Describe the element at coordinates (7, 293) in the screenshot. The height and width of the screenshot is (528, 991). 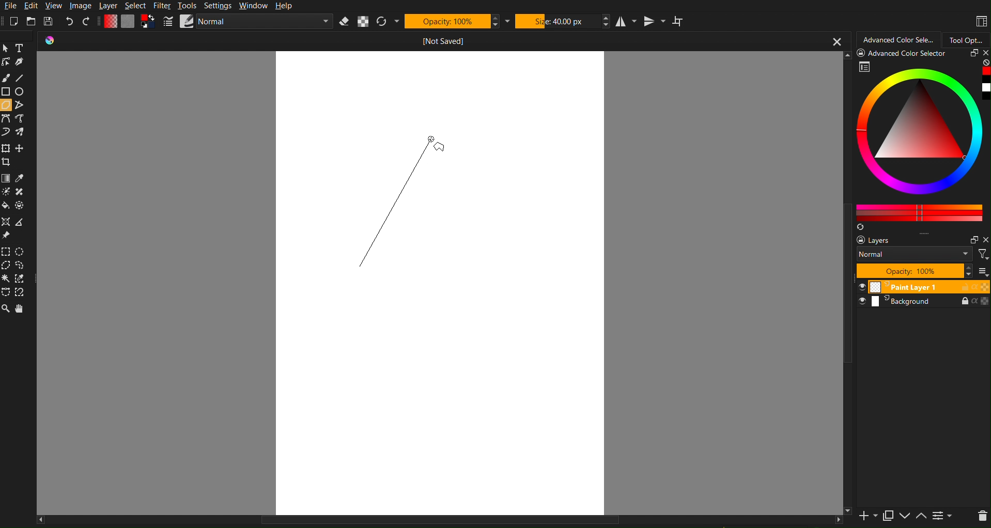
I see `bezier curve Selection Tools` at that location.